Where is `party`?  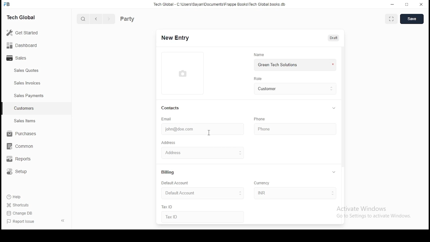 party is located at coordinates (138, 18).